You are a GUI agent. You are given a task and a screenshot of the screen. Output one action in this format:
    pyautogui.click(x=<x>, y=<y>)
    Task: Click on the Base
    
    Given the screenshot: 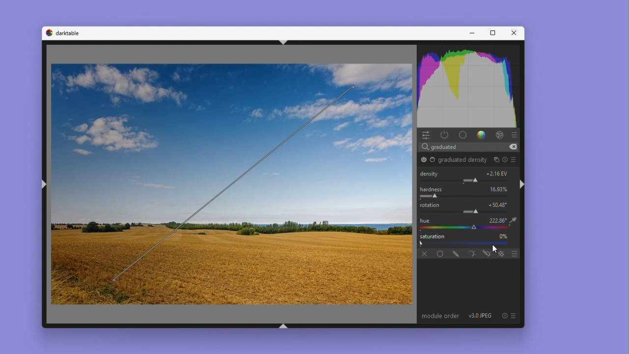 What is the action you would take?
    pyautogui.click(x=433, y=160)
    